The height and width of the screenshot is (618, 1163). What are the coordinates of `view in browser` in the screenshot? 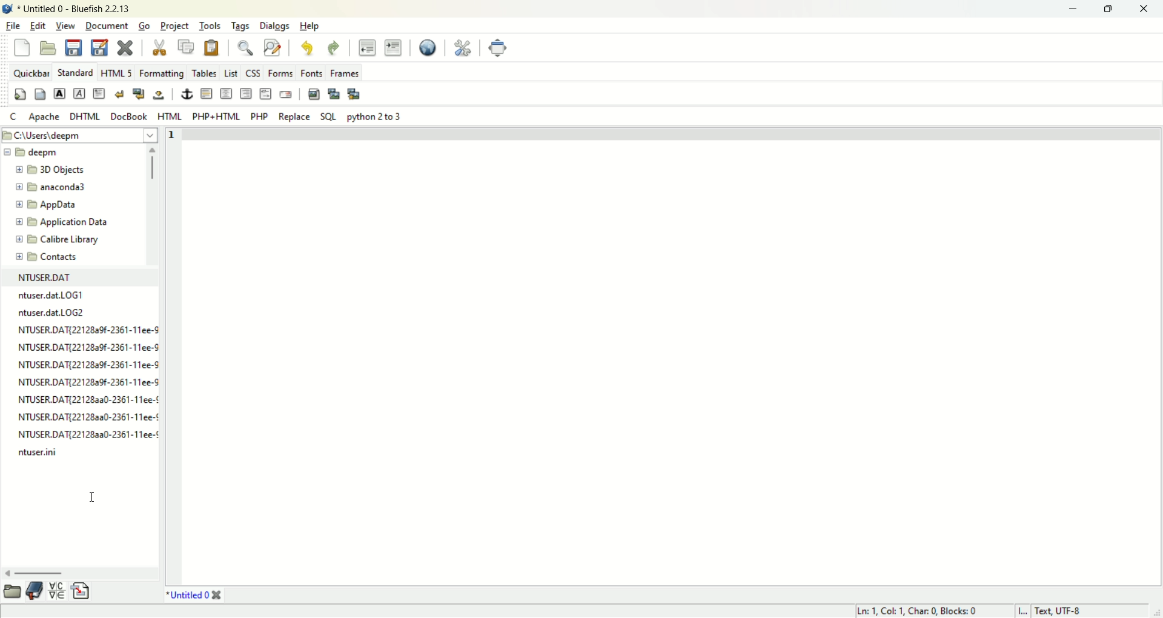 It's located at (429, 48).